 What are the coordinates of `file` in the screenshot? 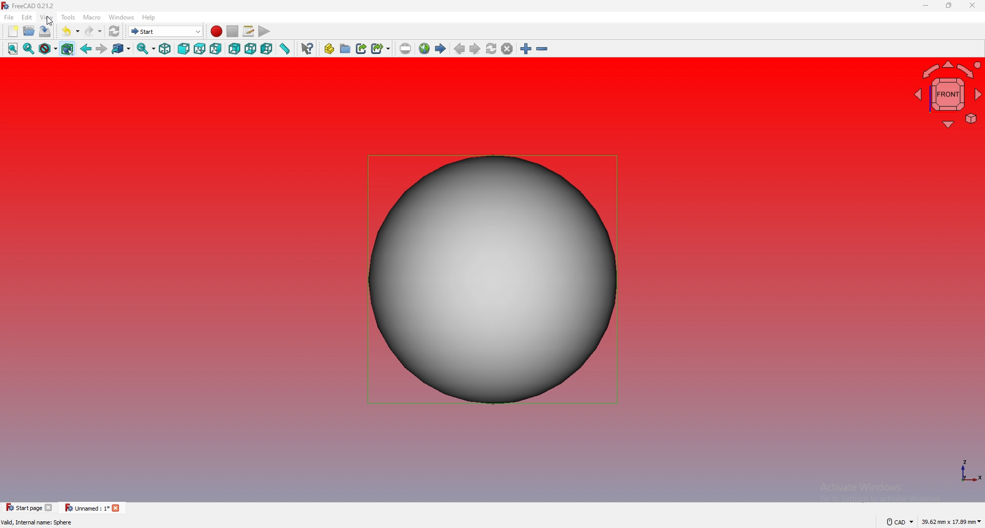 It's located at (9, 17).